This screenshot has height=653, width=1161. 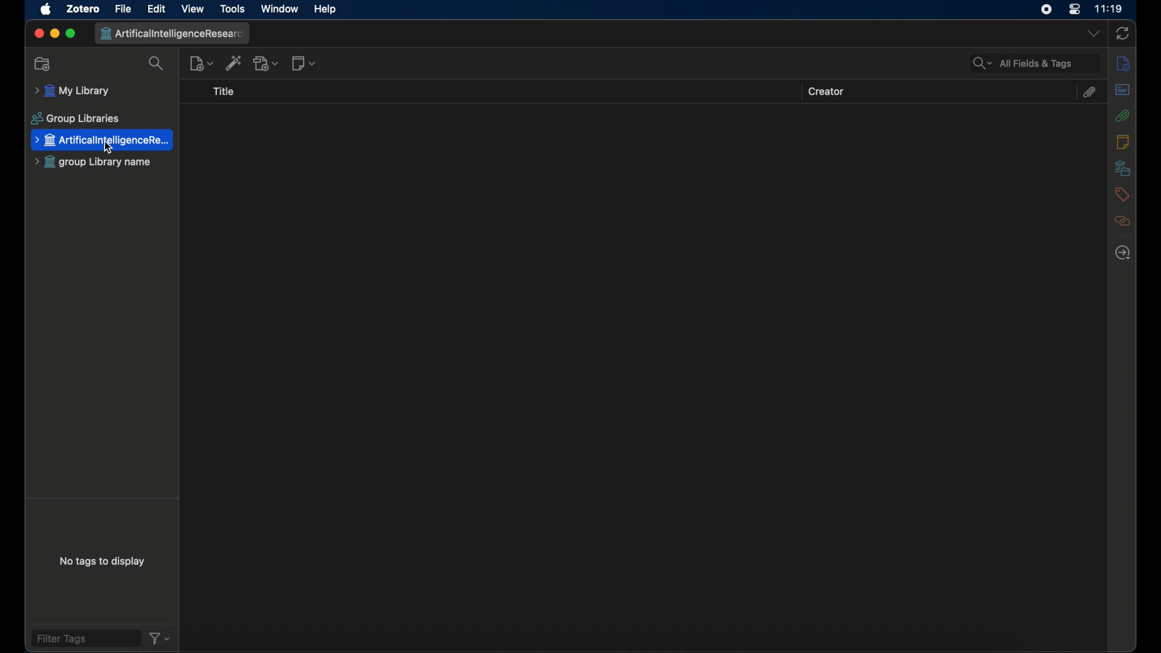 I want to click on abstract, so click(x=1122, y=89).